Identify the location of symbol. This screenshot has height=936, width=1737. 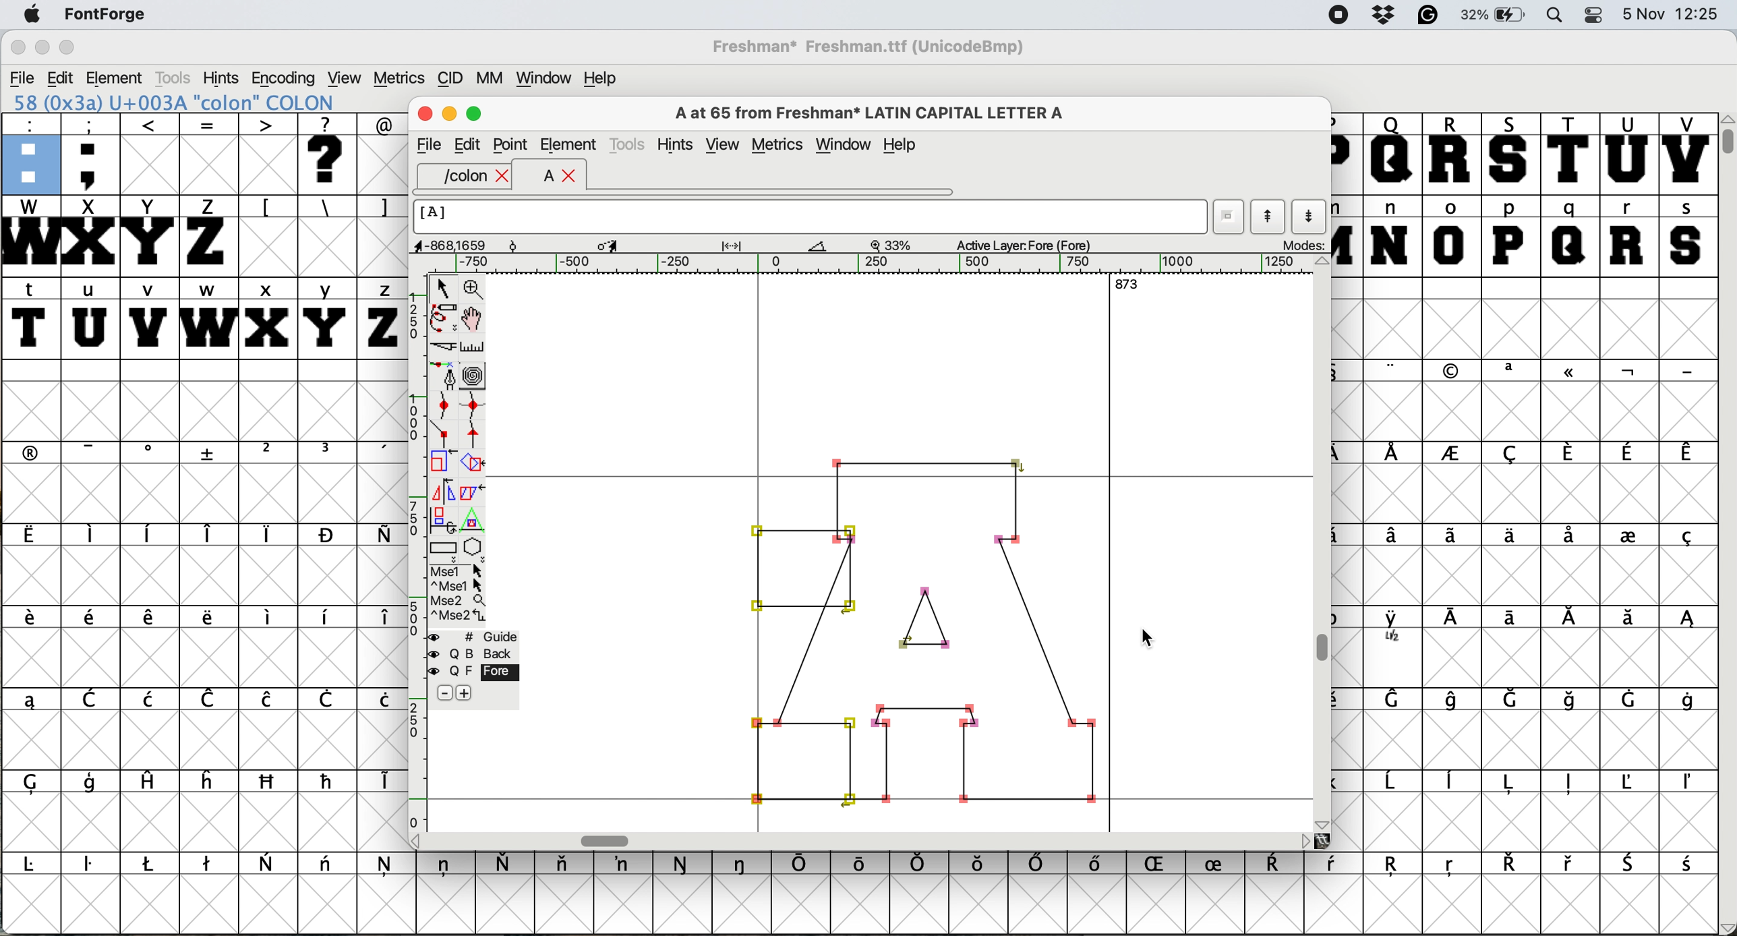
(270, 782).